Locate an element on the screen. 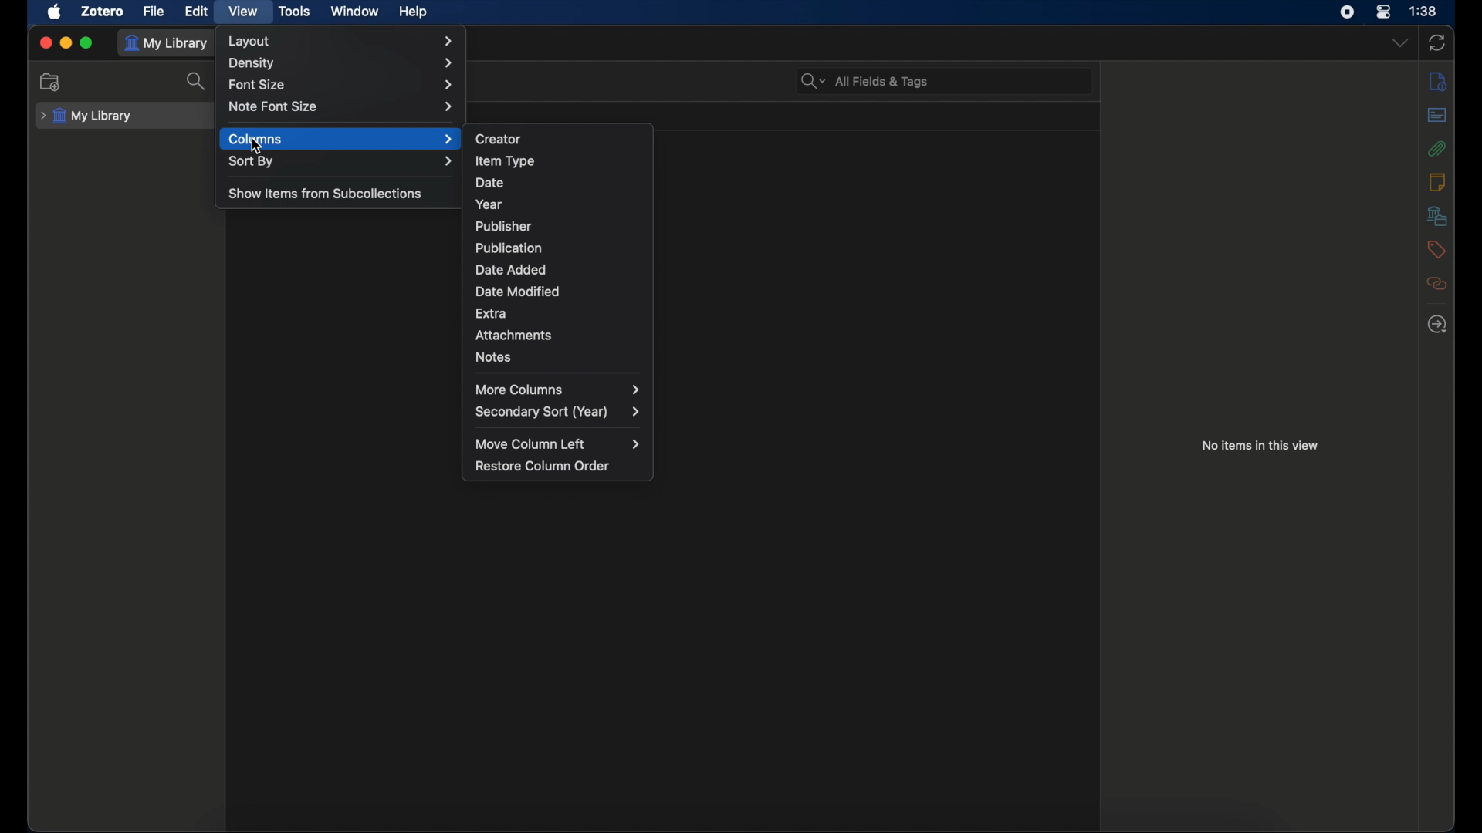 The height and width of the screenshot is (833, 1482). search is located at coordinates (198, 81).